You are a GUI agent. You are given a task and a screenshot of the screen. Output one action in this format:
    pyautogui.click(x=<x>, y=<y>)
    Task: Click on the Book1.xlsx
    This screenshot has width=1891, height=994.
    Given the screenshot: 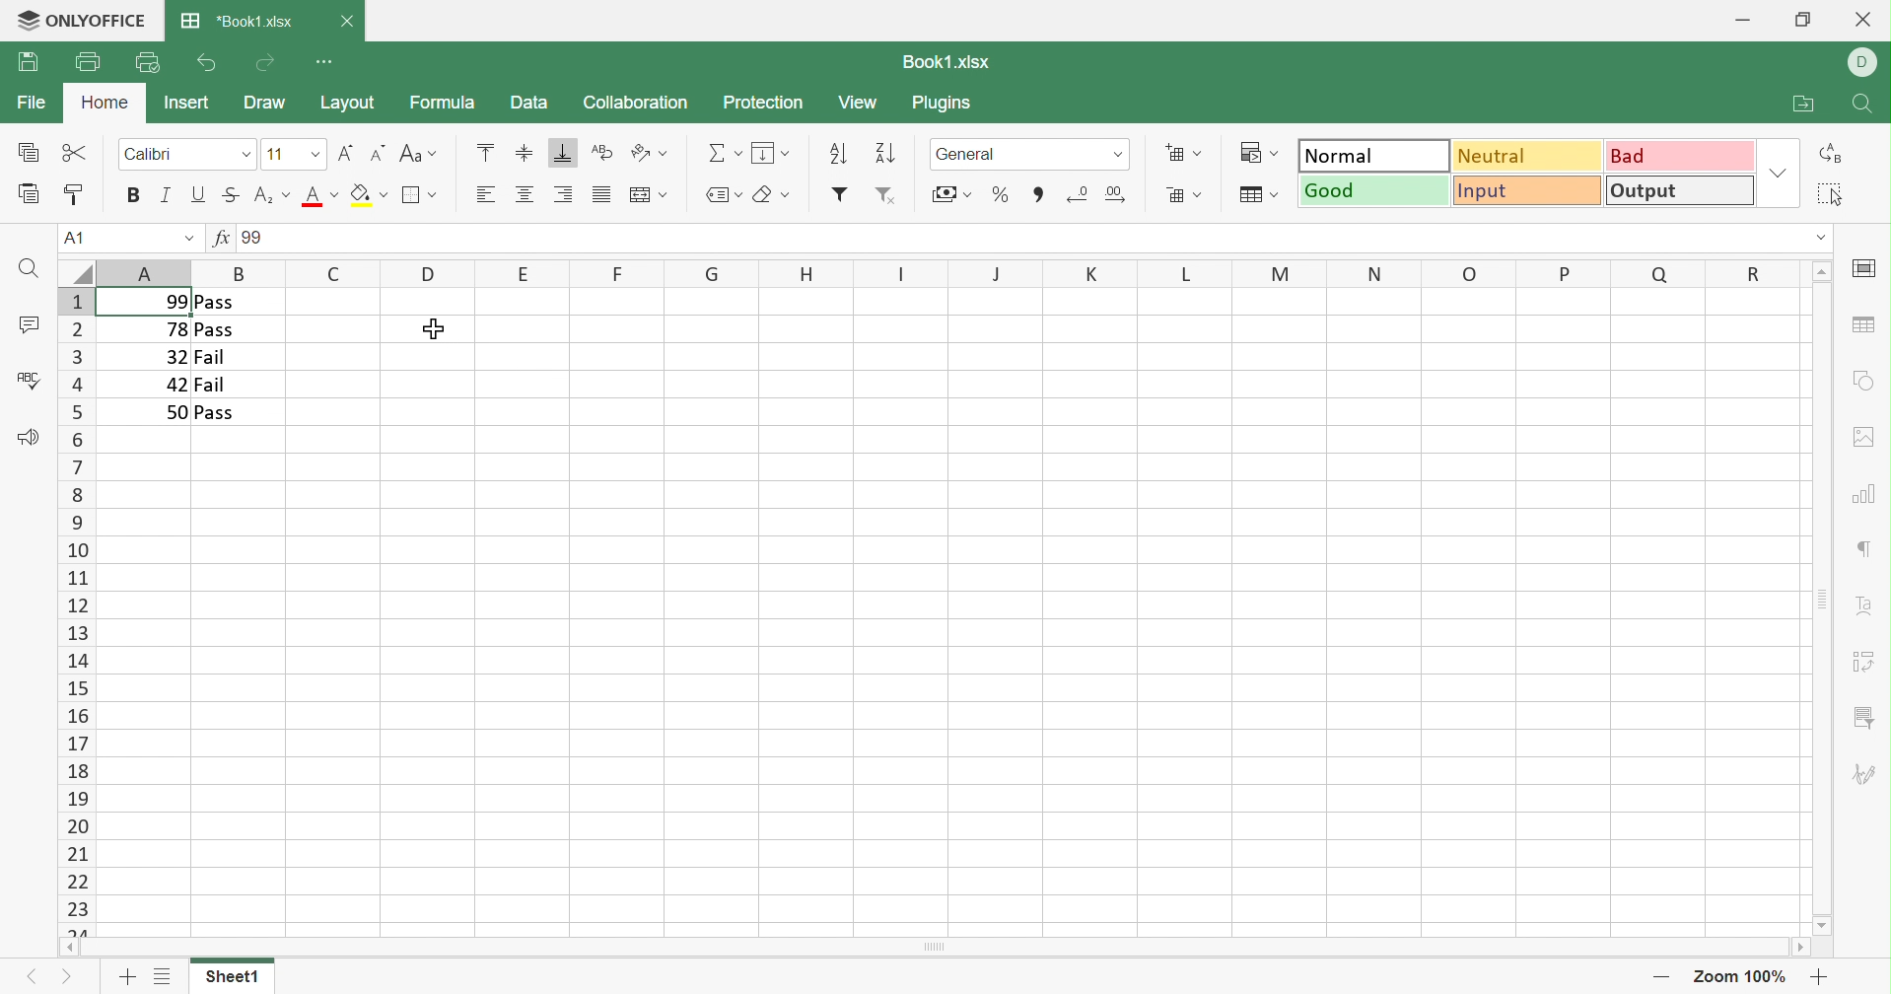 What is the action you would take?
    pyautogui.click(x=945, y=63)
    